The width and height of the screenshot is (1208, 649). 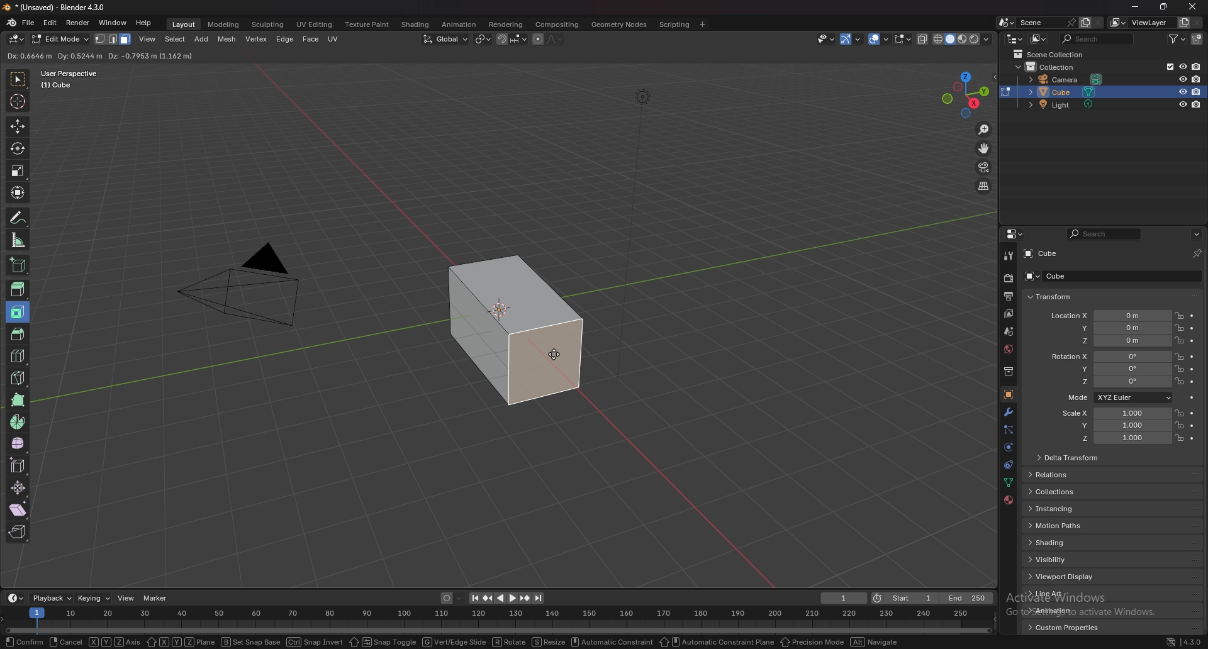 I want to click on world, so click(x=1008, y=349).